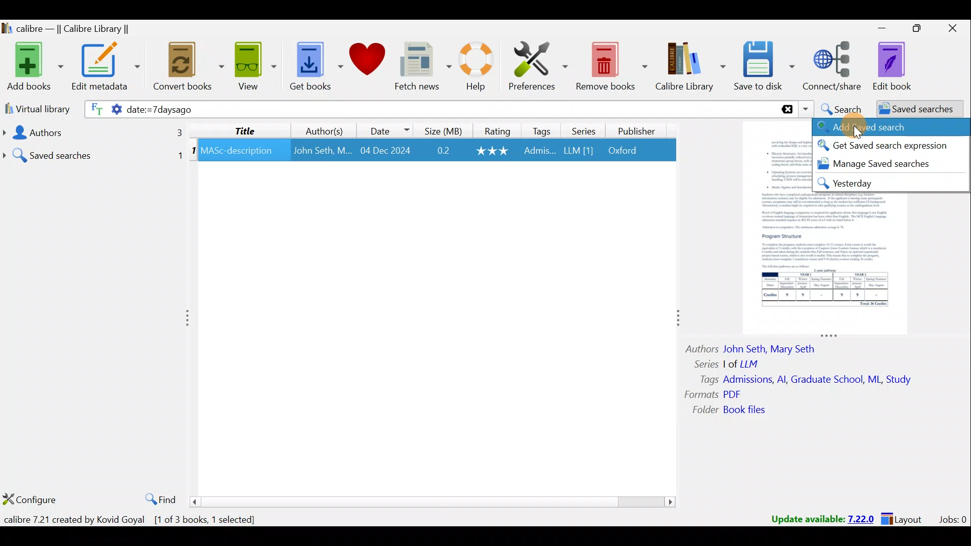  I want to click on Rating, so click(495, 130).